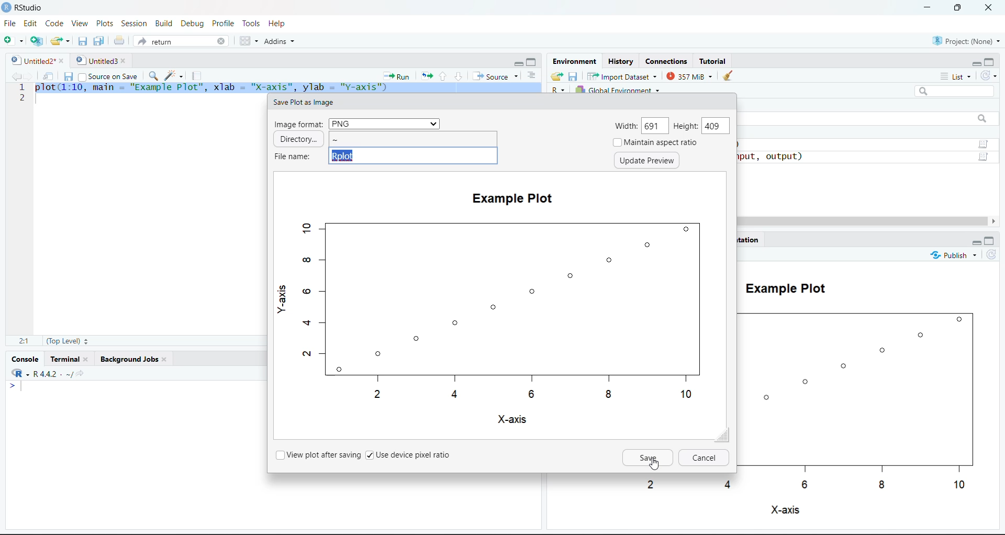 This screenshot has height=535, width=1005. What do you see at coordinates (106, 24) in the screenshot?
I see `Posts` at bounding box center [106, 24].